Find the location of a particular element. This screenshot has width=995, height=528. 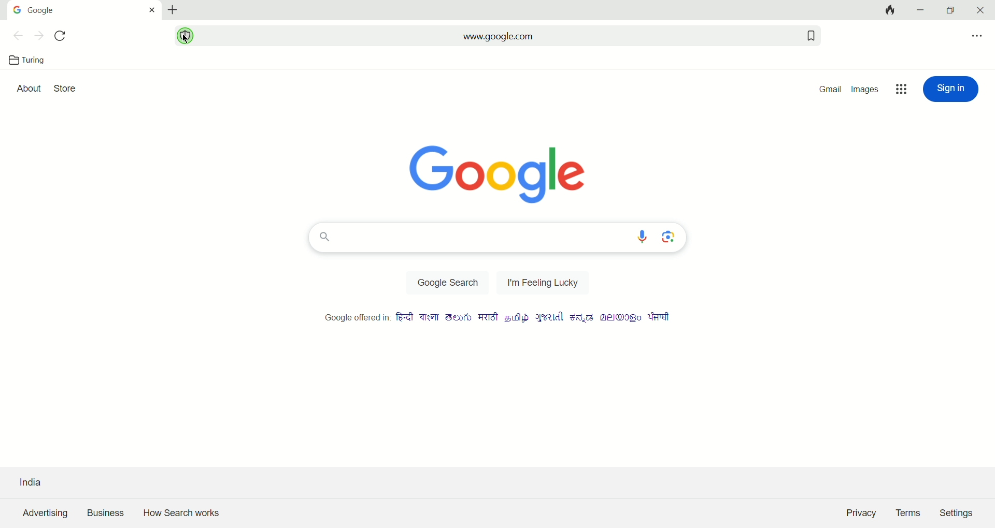

images is located at coordinates (866, 90).